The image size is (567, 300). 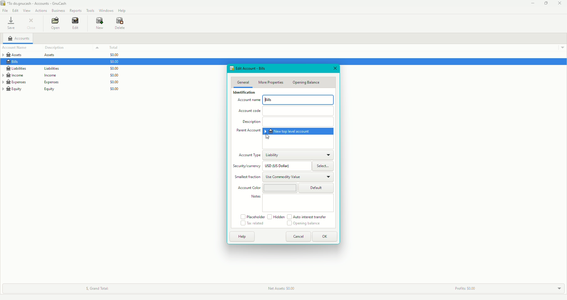 I want to click on Total, so click(x=116, y=48).